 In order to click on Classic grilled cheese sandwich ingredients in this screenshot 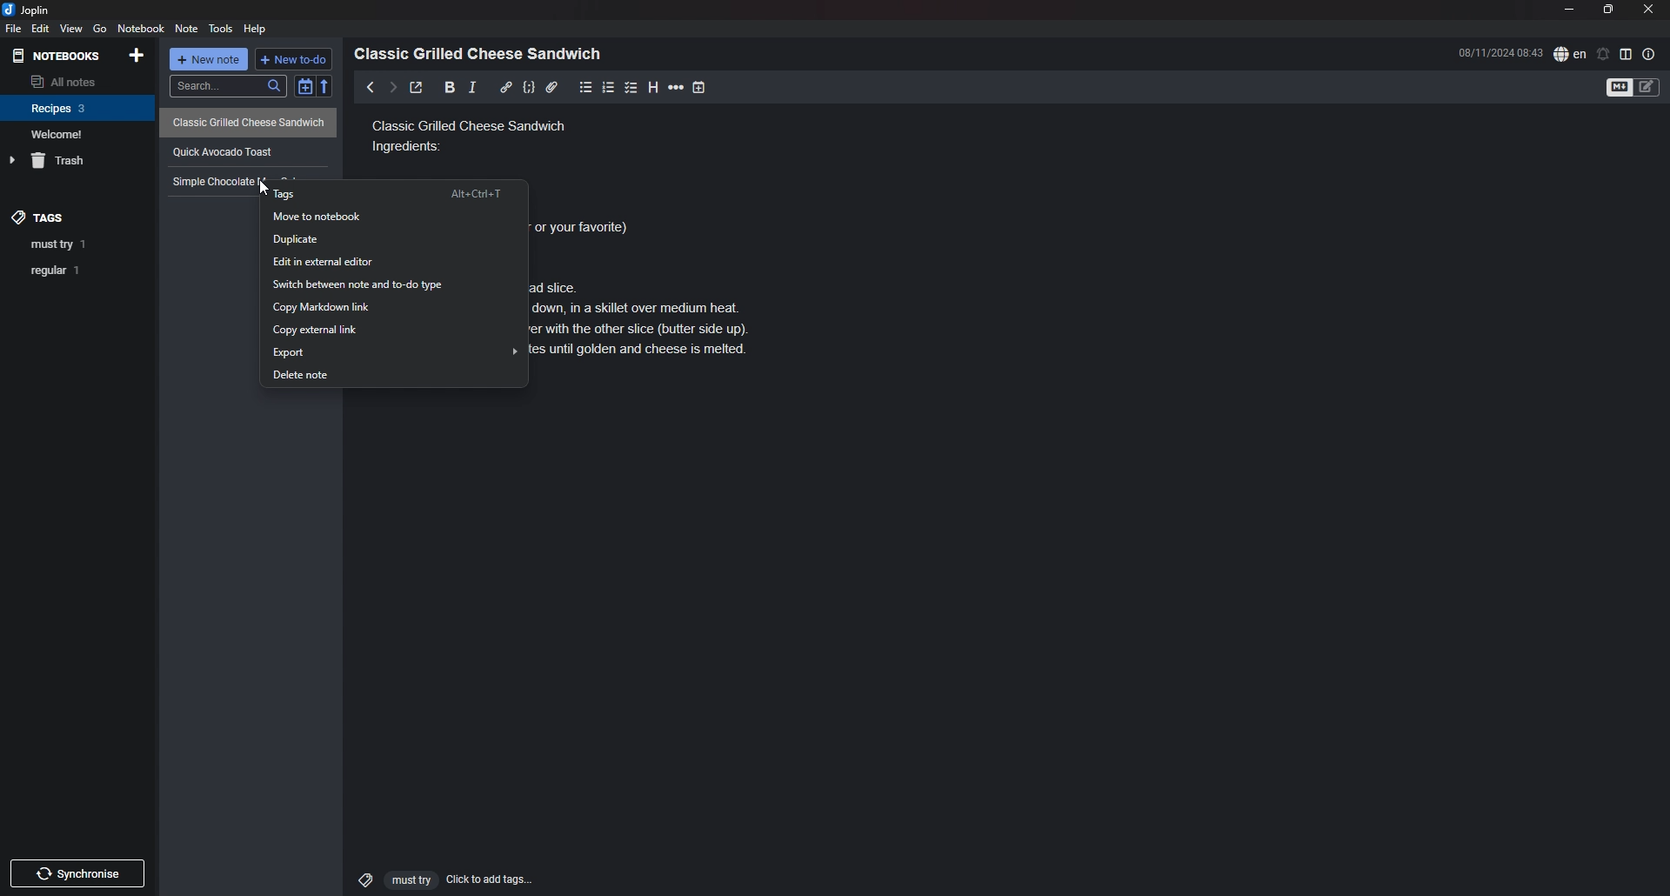, I will do `click(578, 137)`.